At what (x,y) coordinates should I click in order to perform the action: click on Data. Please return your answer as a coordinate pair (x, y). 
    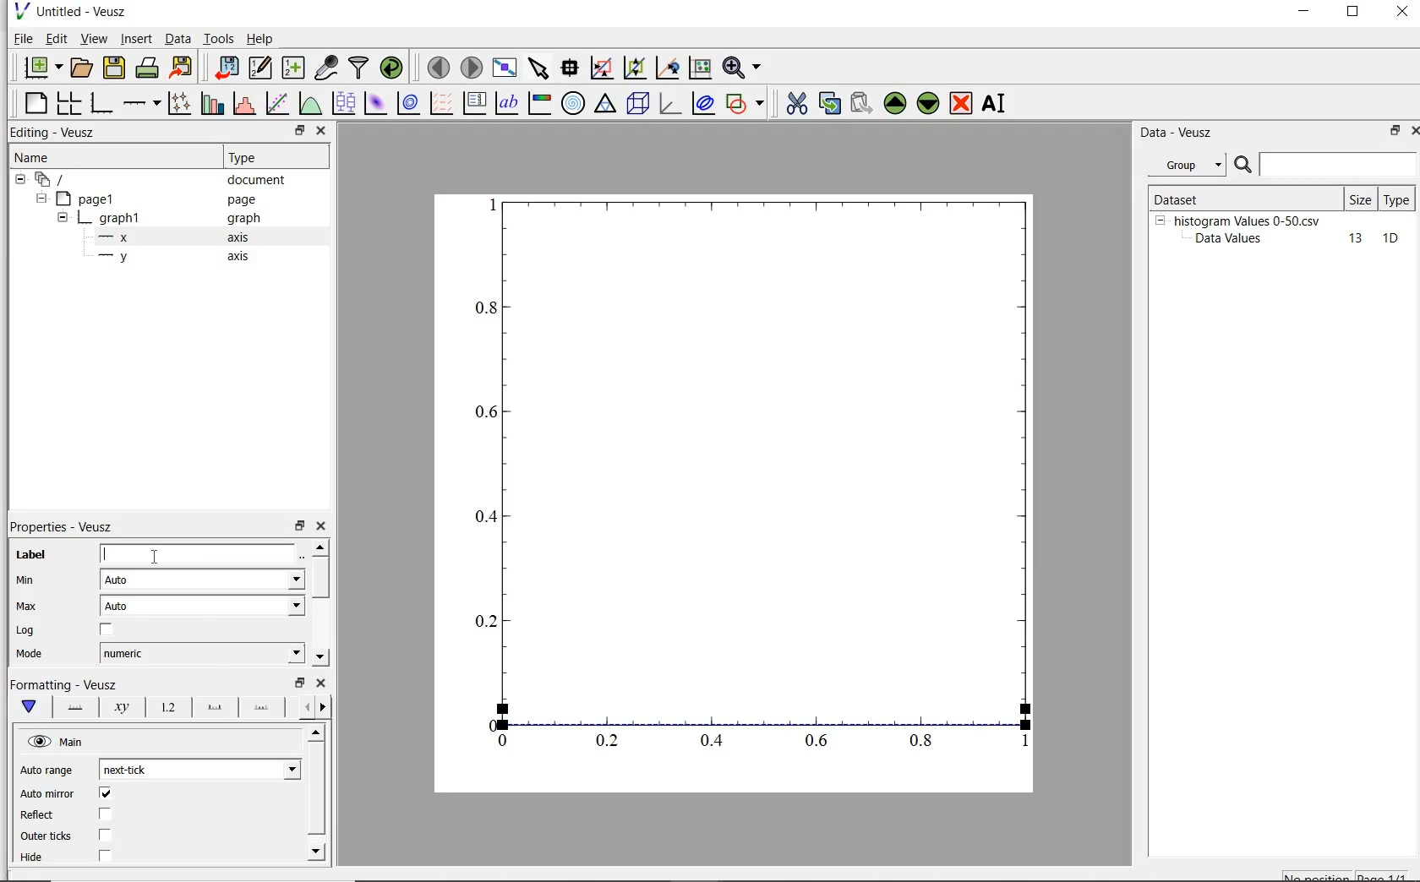
    Looking at the image, I should click on (177, 38).